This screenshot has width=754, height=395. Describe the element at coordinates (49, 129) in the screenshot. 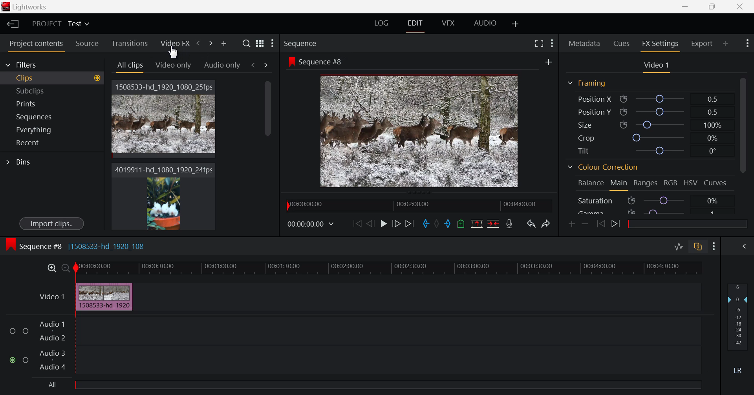

I see `Everything` at that location.